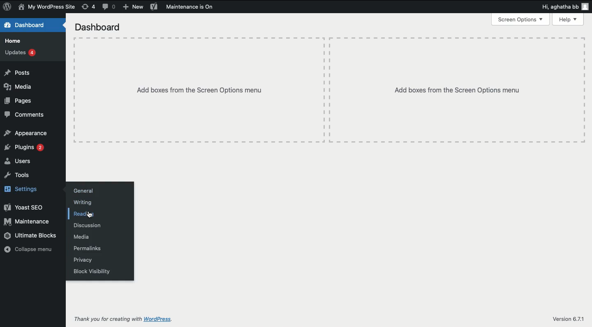 Image resolution: width=592 pixels, height=327 pixels. What do you see at coordinates (82, 191) in the screenshot?
I see `general` at bounding box center [82, 191].